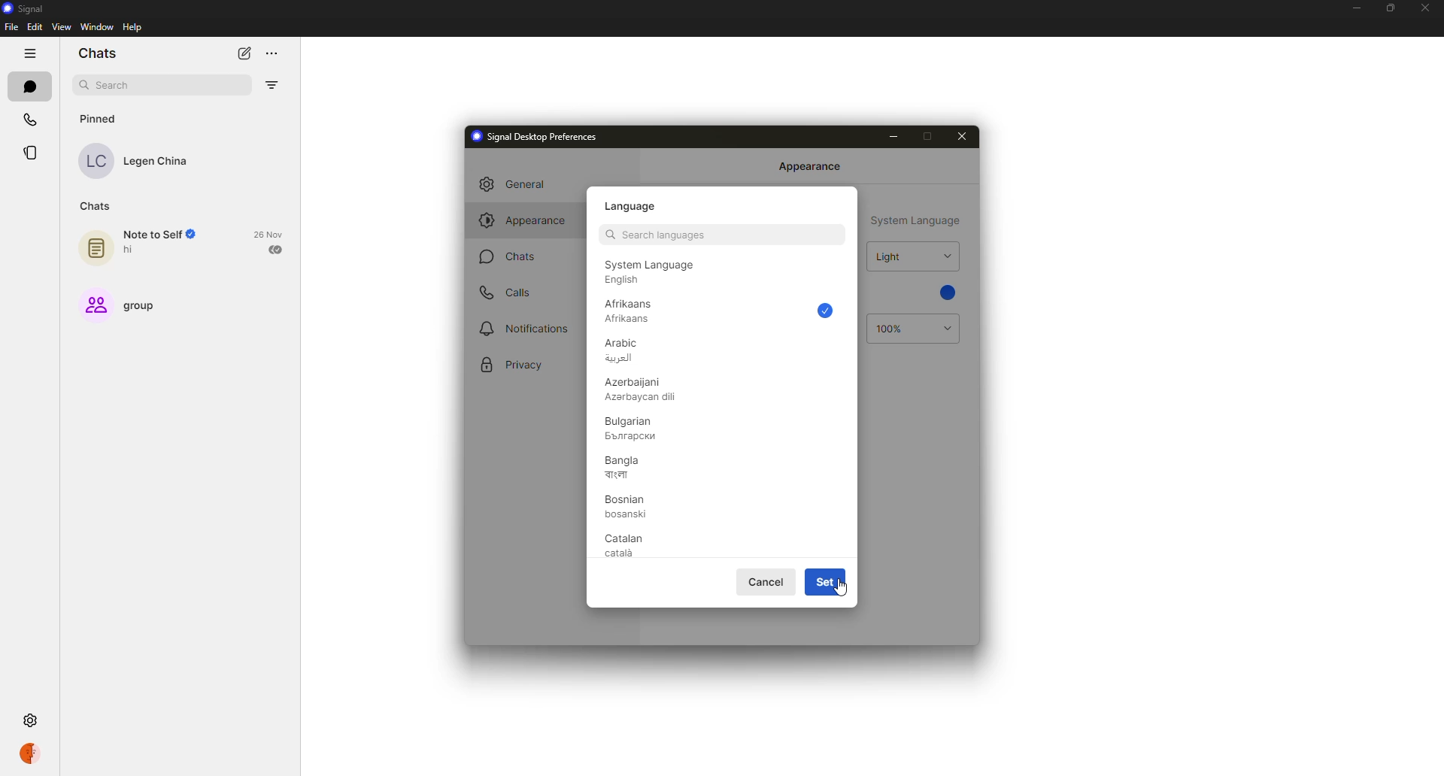 Image resolution: width=1444 pixels, height=776 pixels. Describe the element at coordinates (960, 138) in the screenshot. I see `close` at that location.